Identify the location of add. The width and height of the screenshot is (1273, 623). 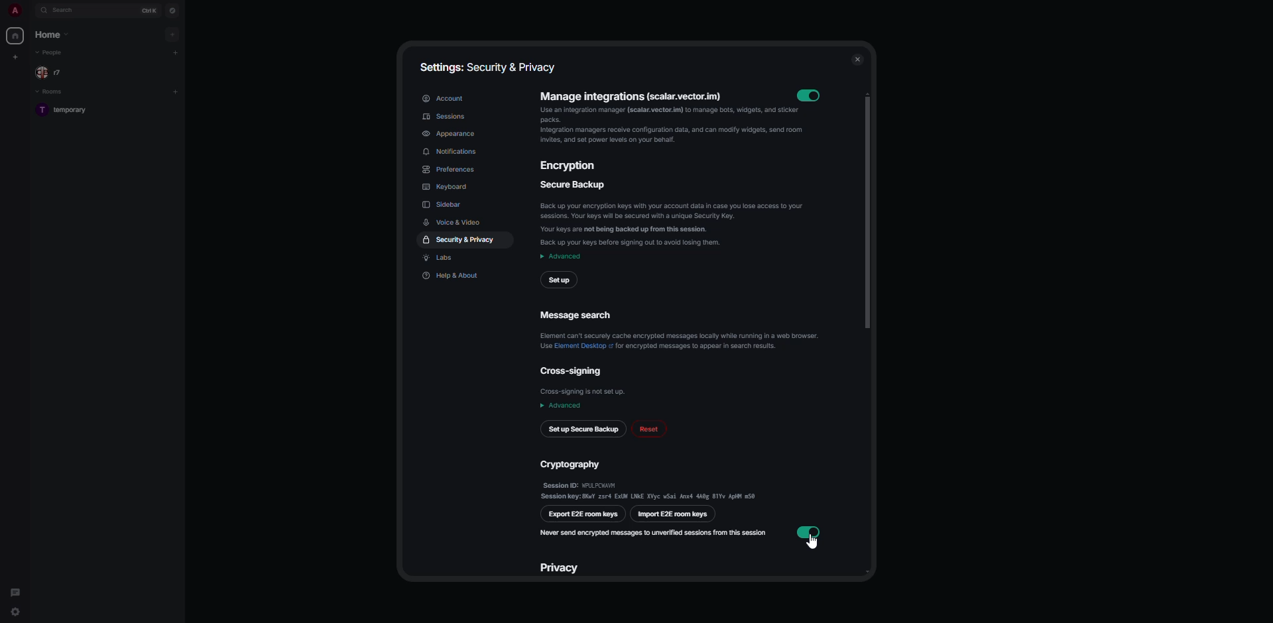
(176, 52).